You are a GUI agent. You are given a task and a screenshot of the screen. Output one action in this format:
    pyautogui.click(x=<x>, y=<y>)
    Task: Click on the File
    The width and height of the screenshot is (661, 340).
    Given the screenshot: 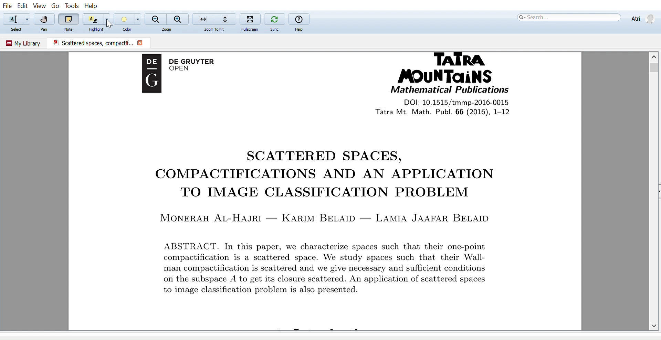 What is the action you would take?
    pyautogui.click(x=7, y=6)
    